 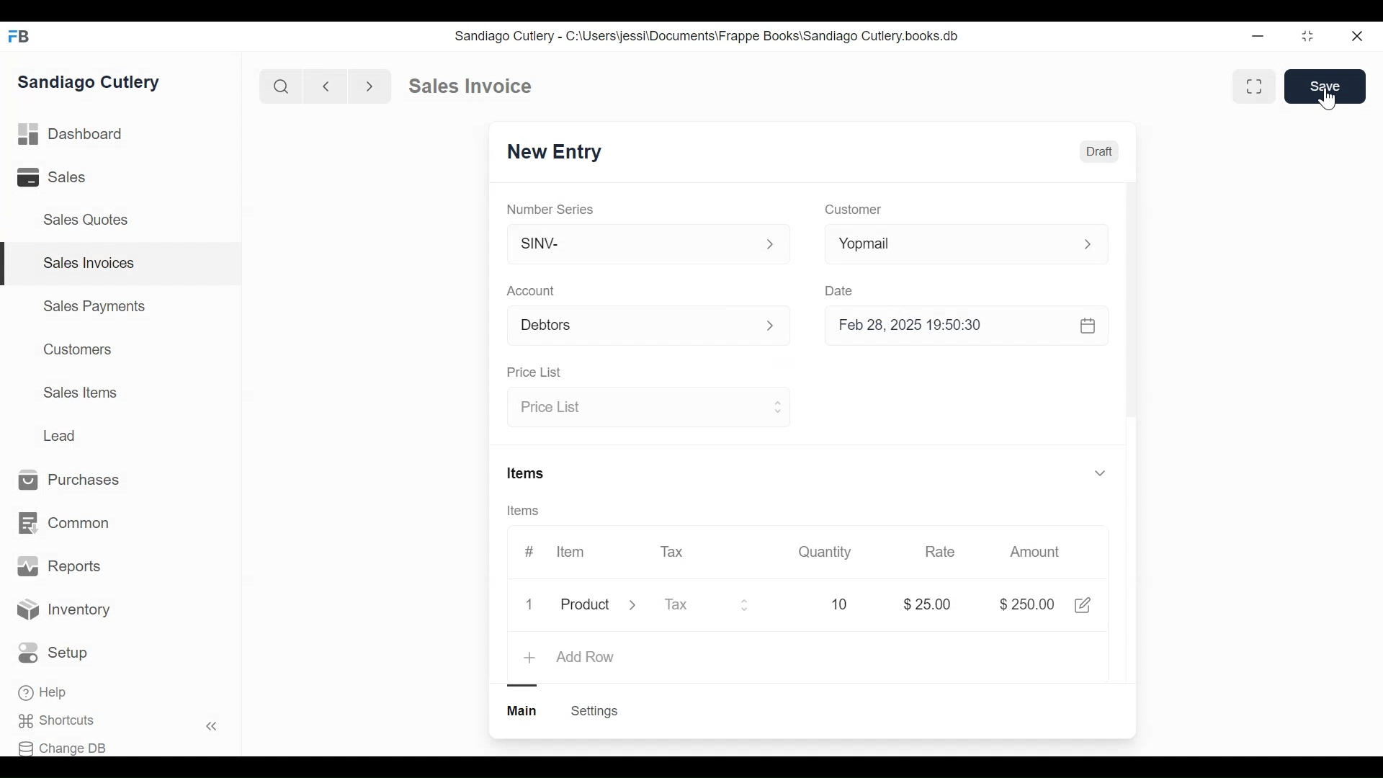 What do you see at coordinates (532, 290) in the screenshot?
I see `Account` at bounding box center [532, 290].